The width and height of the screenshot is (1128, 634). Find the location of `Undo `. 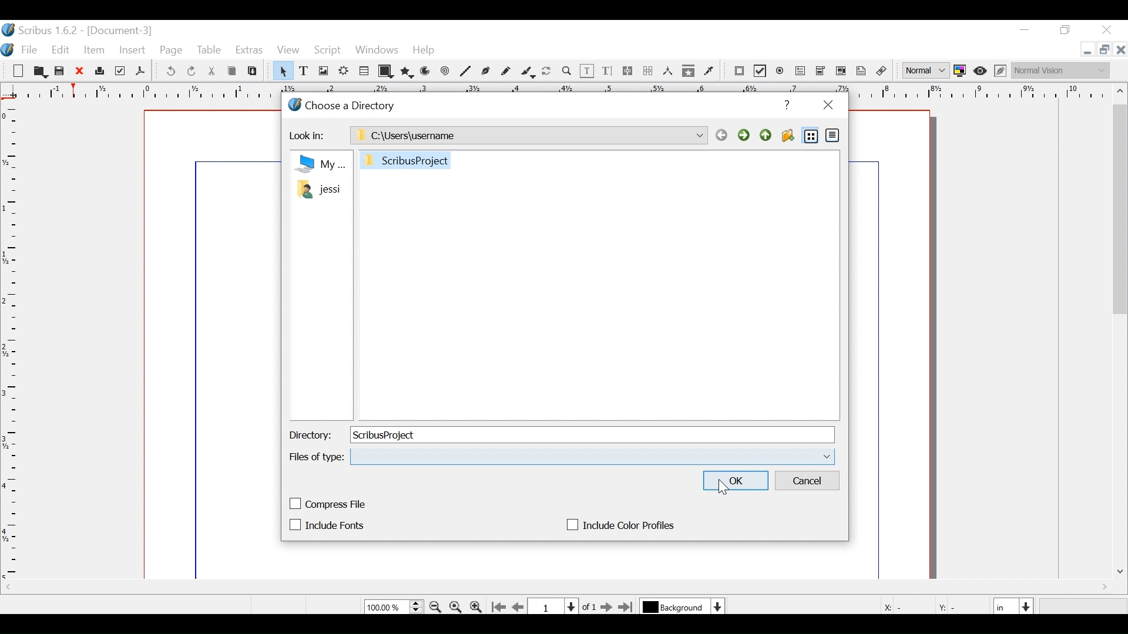

Undo  is located at coordinates (172, 72).